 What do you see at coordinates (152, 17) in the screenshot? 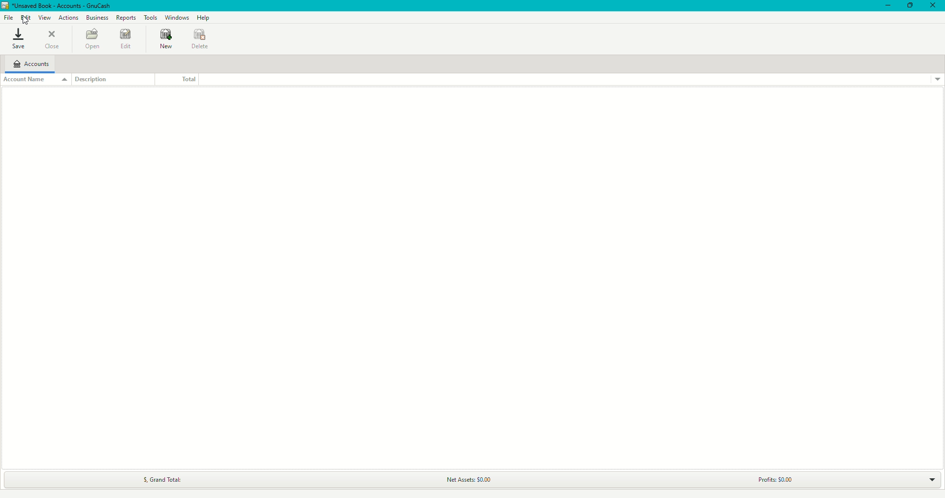
I see `Tools` at bounding box center [152, 17].